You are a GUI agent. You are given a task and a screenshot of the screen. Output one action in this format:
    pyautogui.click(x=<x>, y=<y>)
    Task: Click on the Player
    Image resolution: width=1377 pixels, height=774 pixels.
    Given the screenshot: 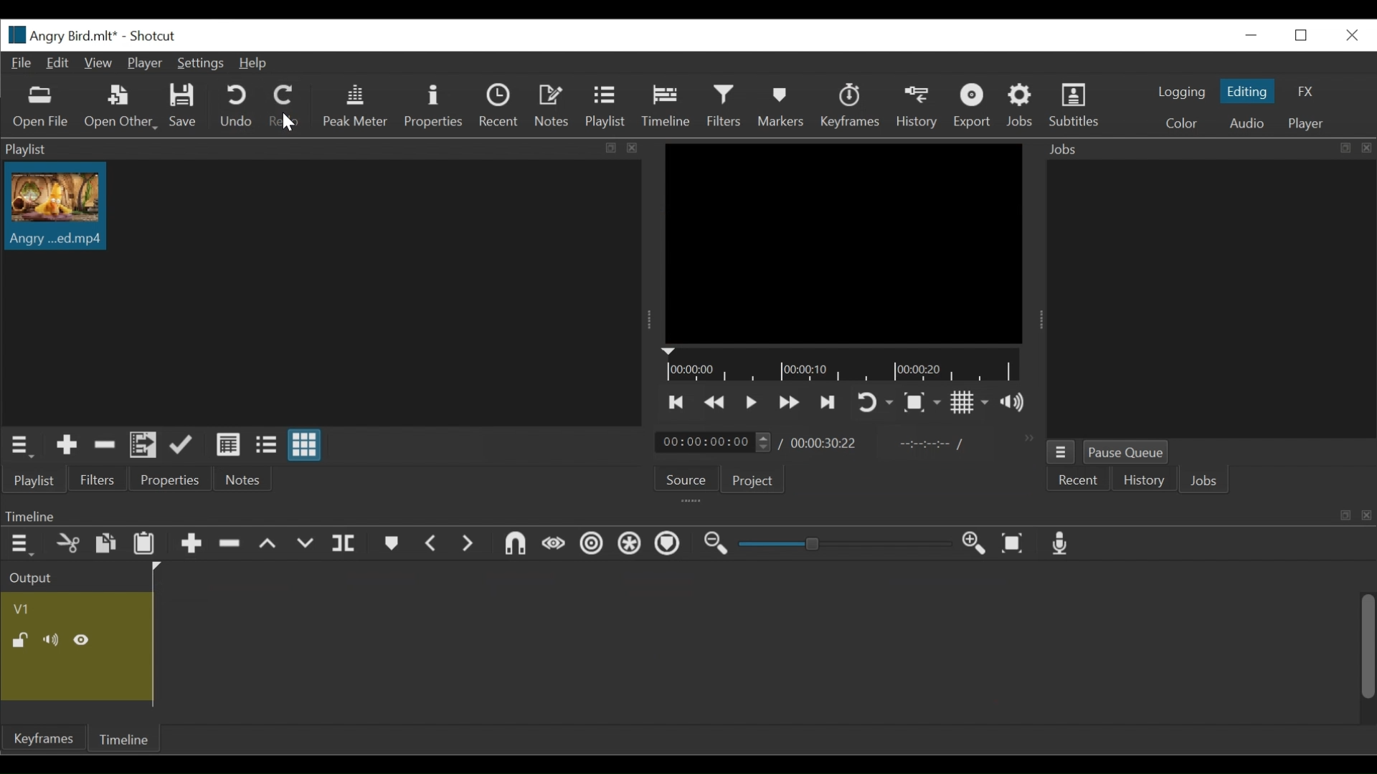 What is the action you would take?
    pyautogui.click(x=143, y=64)
    